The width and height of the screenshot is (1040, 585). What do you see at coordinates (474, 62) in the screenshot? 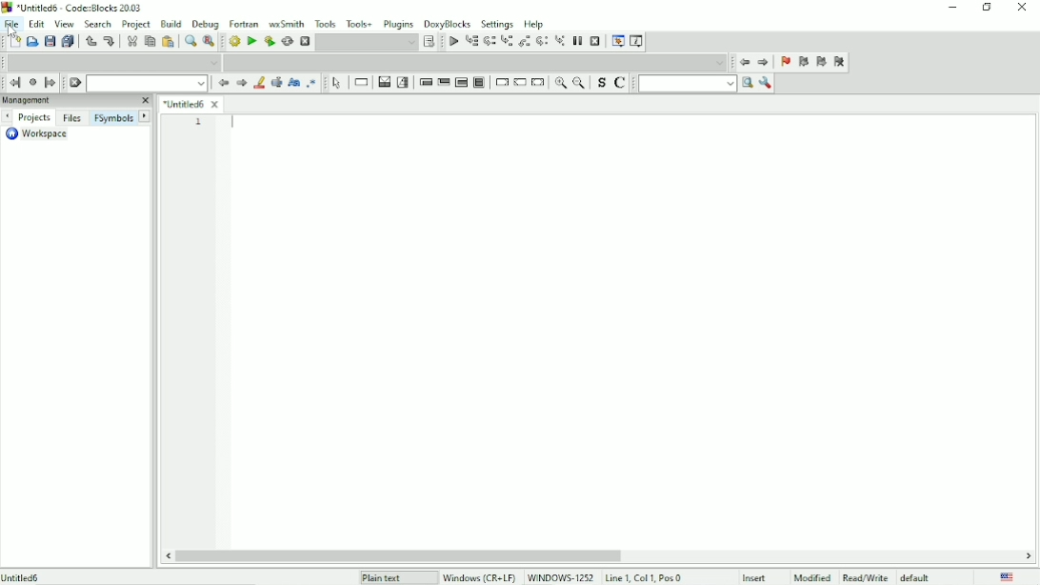
I see `Drop down` at bounding box center [474, 62].